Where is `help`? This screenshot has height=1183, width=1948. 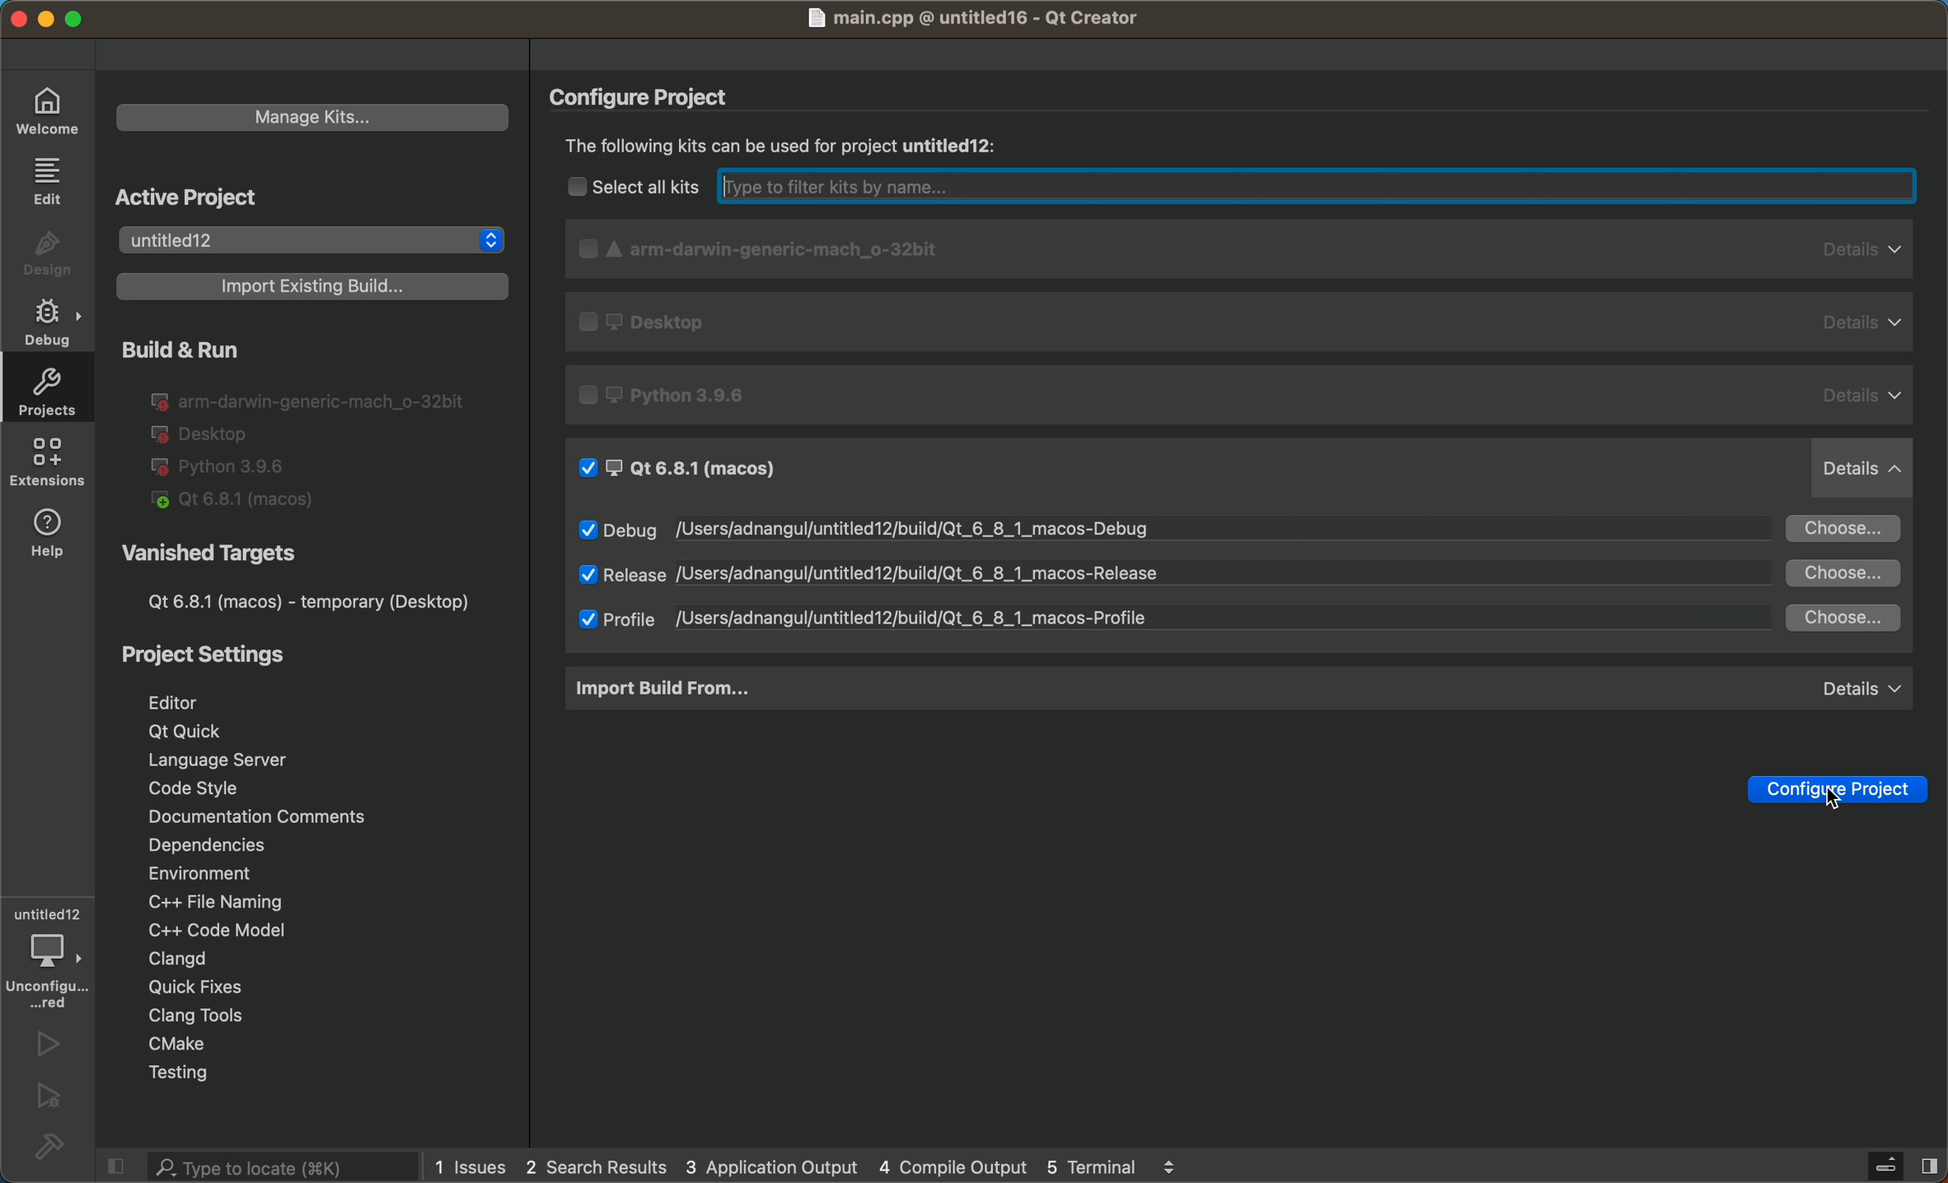
help is located at coordinates (54, 536).